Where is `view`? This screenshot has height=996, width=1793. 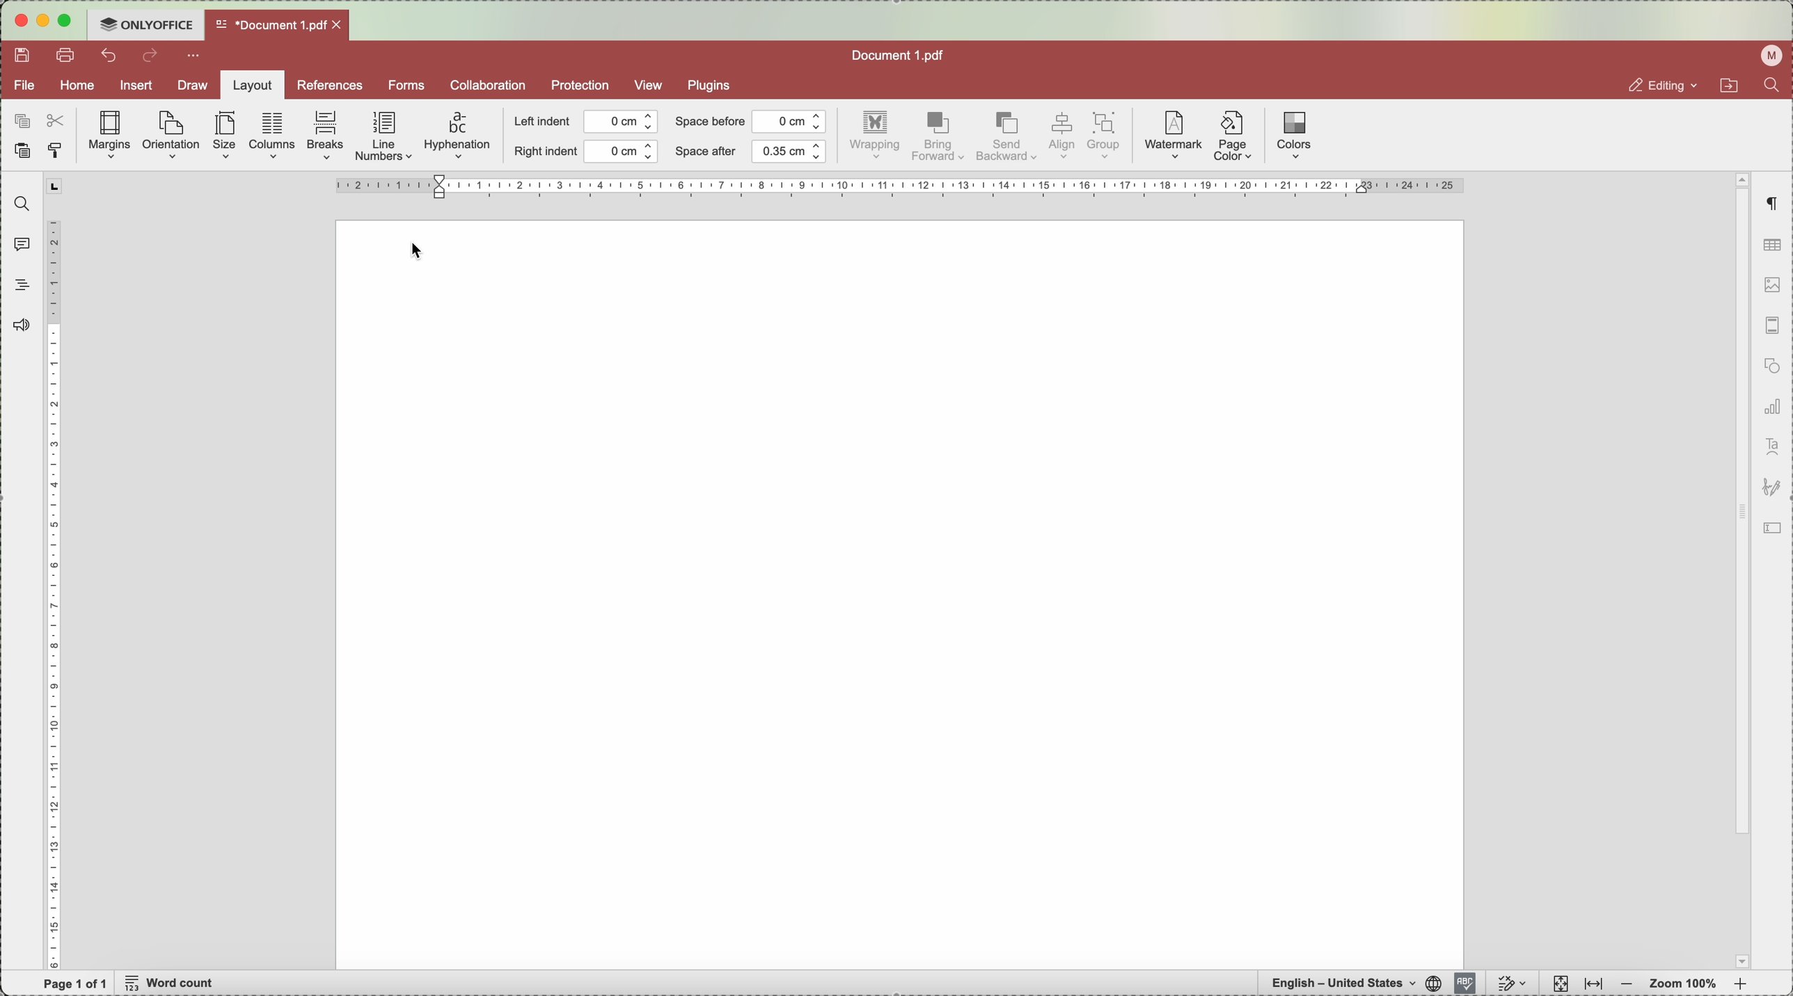
view is located at coordinates (649, 85).